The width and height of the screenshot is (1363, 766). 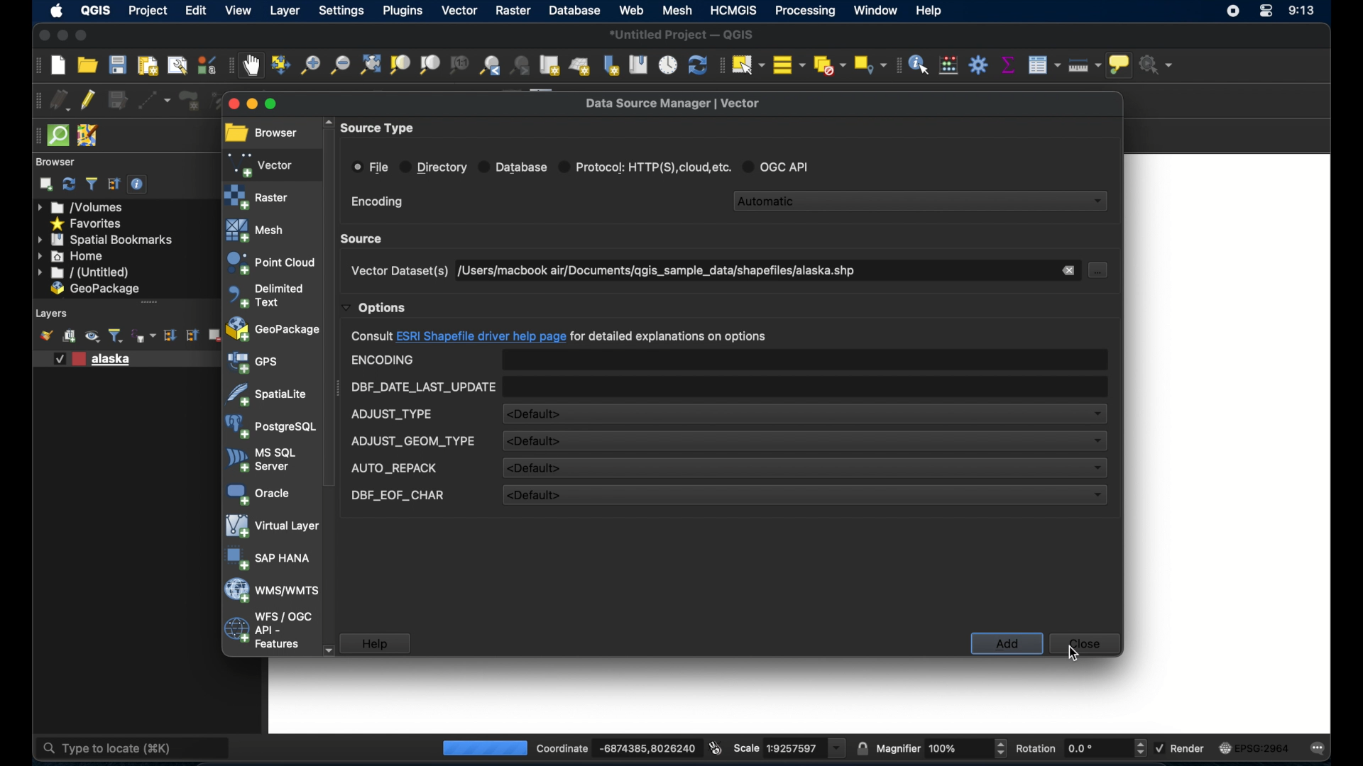 I want to click on close, so click(x=41, y=35).